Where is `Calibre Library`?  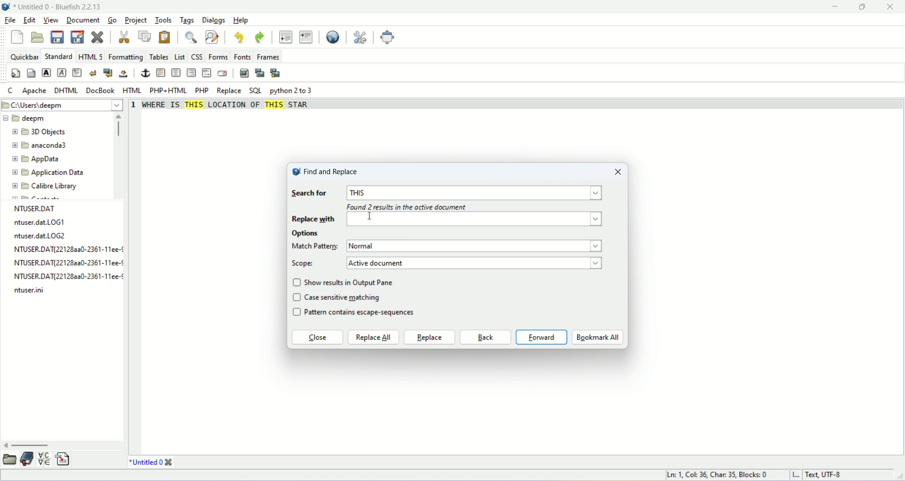 Calibre Library is located at coordinates (45, 185).